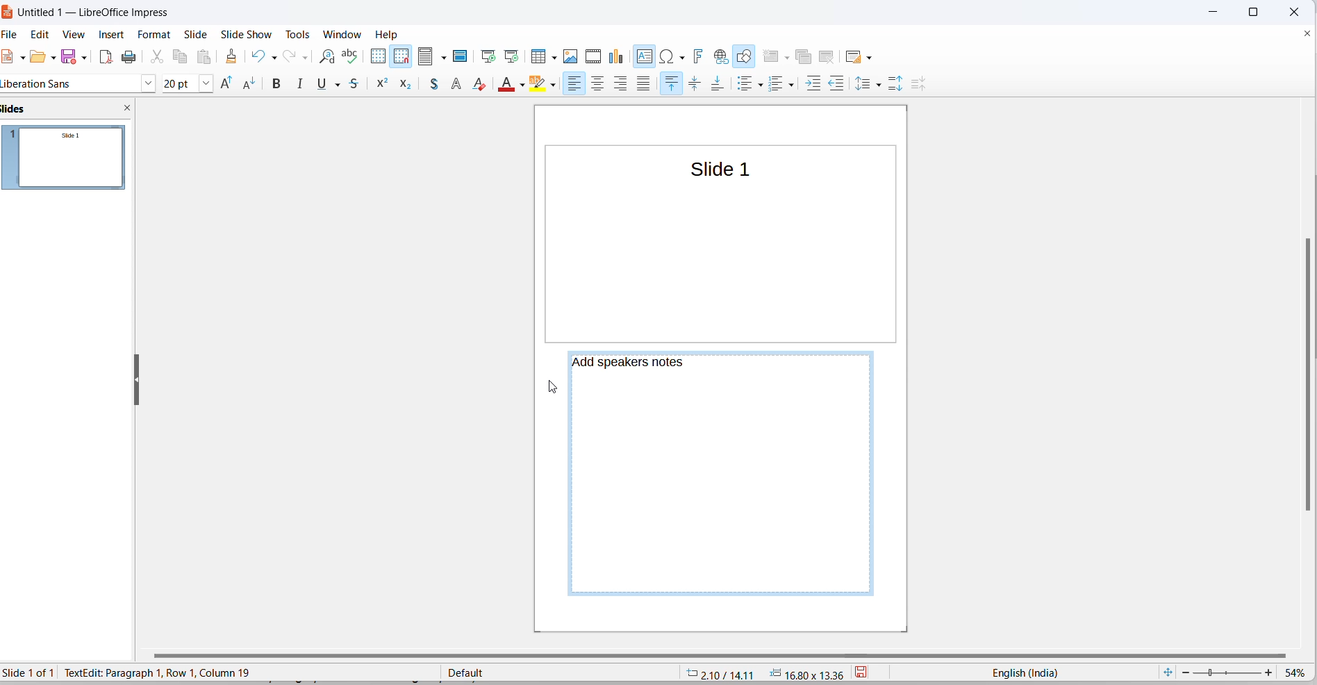 This screenshot has height=685, width=1317. I want to click on filters, so click(680, 85).